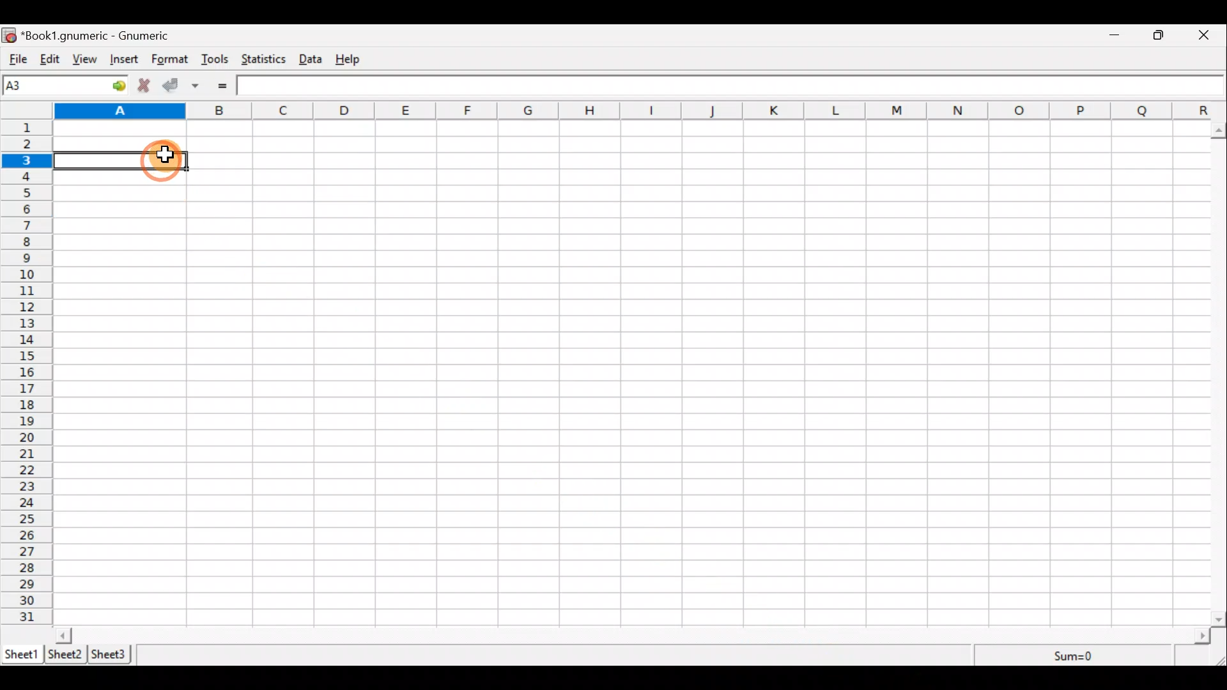  I want to click on View, so click(86, 59).